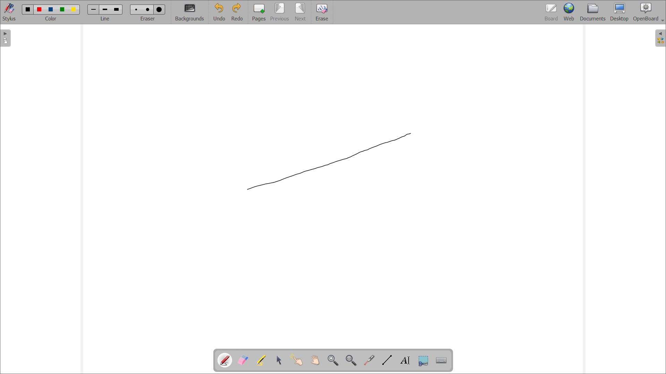 The image size is (666, 374). What do you see at coordinates (301, 12) in the screenshot?
I see `next page` at bounding box center [301, 12].